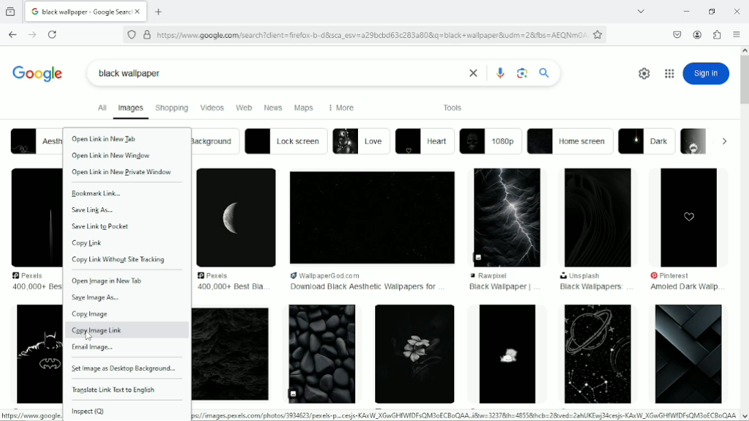  Describe the element at coordinates (274, 108) in the screenshot. I see `news` at that location.